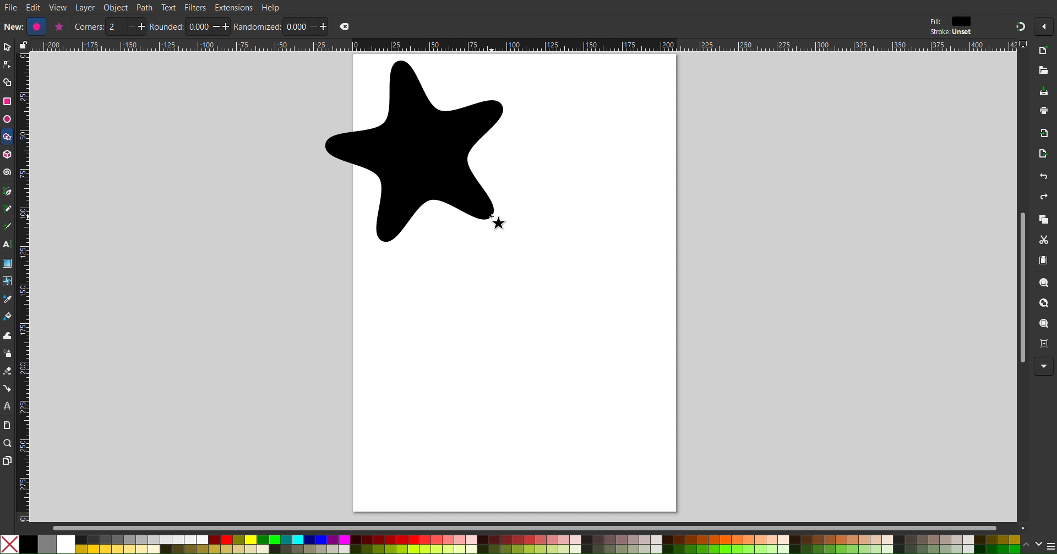 Image resolution: width=1057 pixels, height=554 pixels. I want to click on 0, so click(295, 26).